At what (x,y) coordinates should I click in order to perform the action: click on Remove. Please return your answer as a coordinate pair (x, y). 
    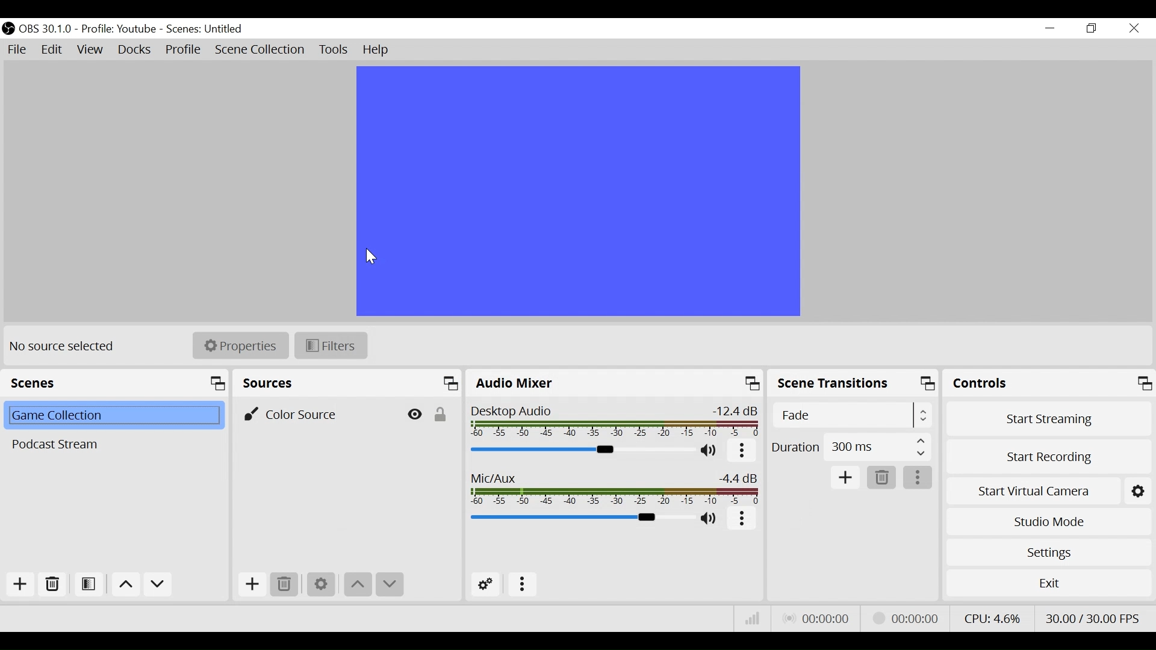
    Looking at the image, I should click on (51, 584).